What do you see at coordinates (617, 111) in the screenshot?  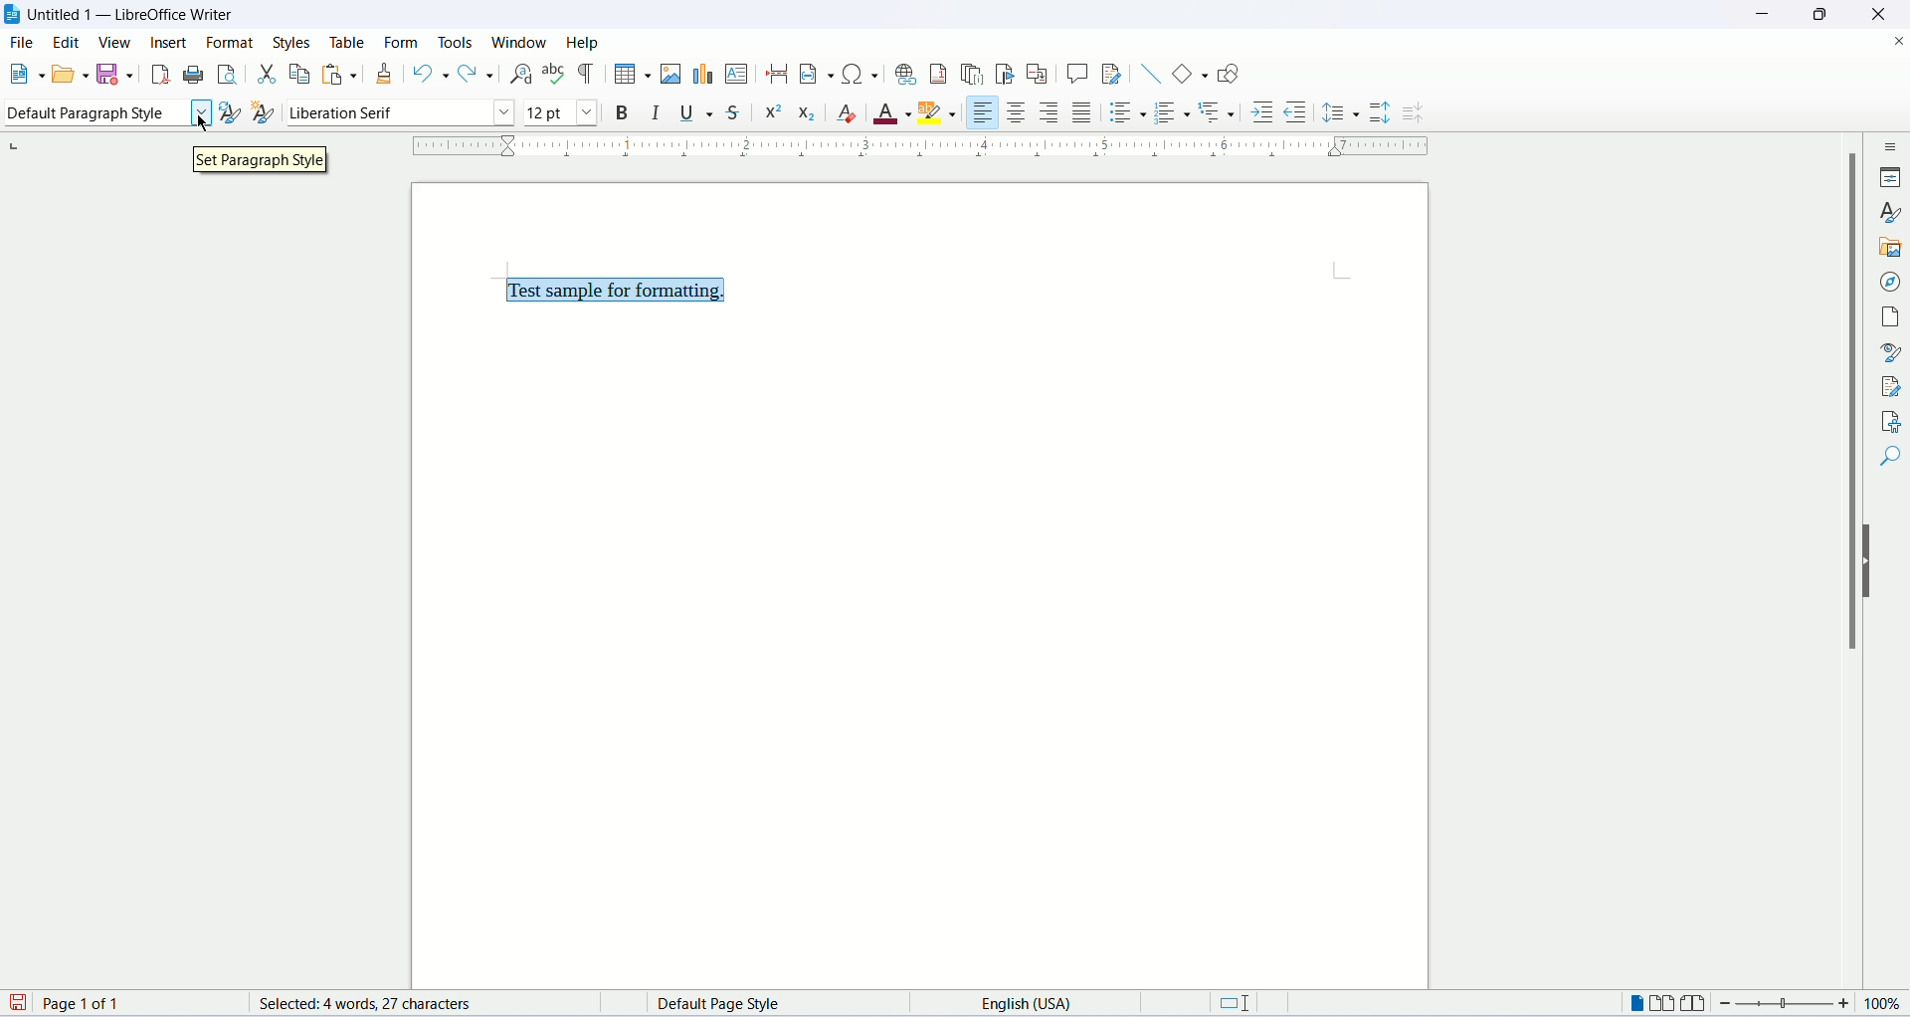 I see `bold` at bounding box center [617, 111].